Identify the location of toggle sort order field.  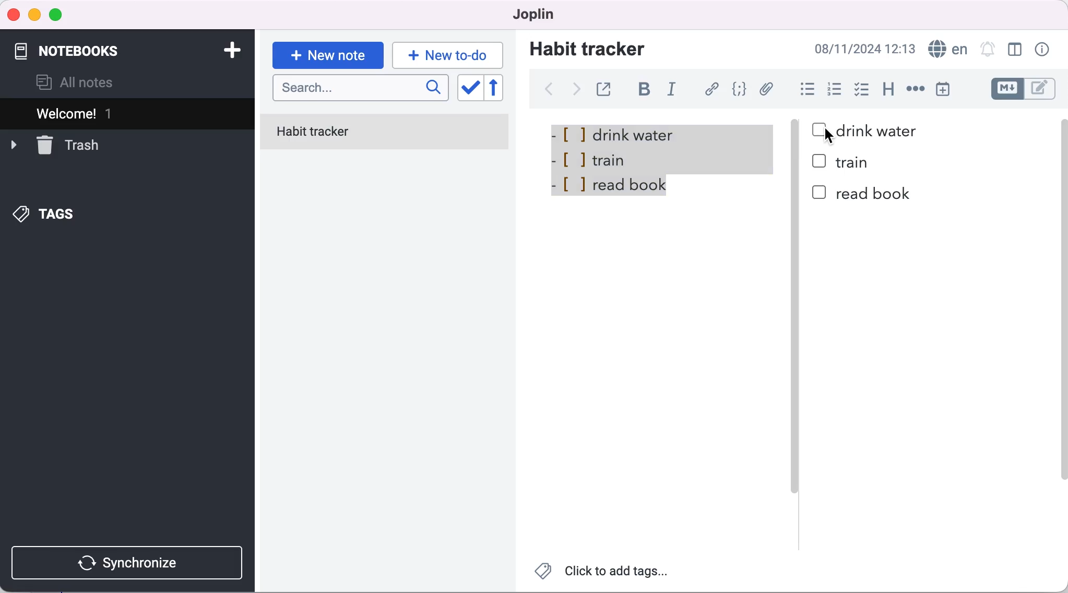
(469, 89).